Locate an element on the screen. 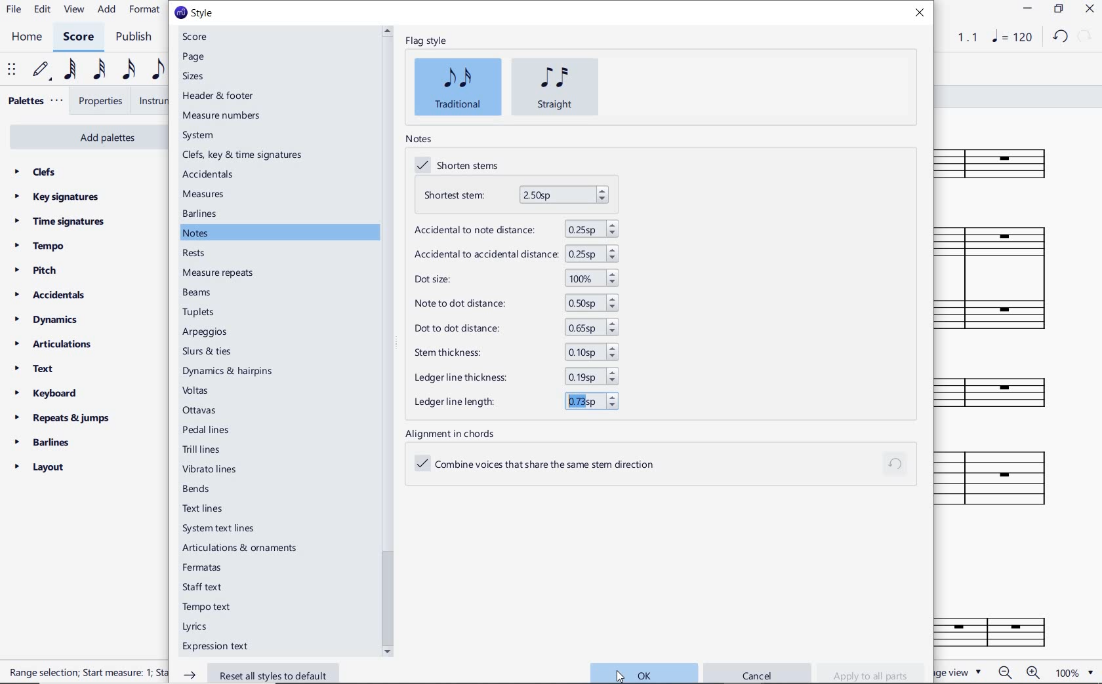 This screenshot has width=1102, height=684. add is located at coordinates (107, 10).